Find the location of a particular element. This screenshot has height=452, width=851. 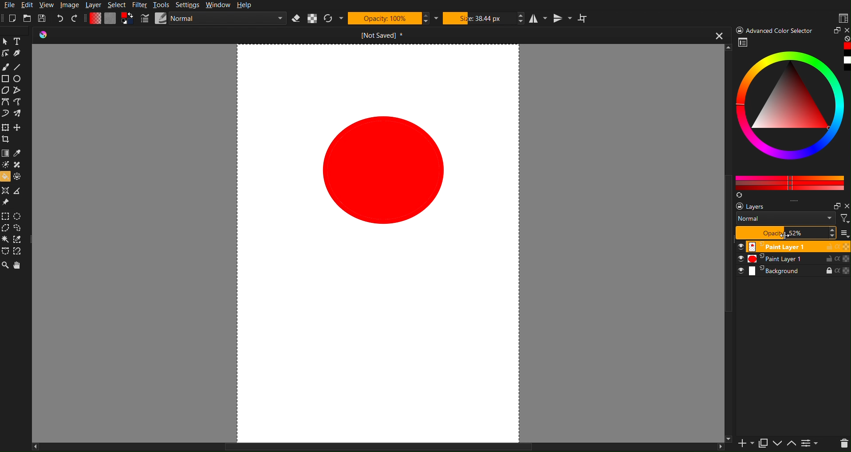

Vertical Scrollbar is located at coordinates (729, 354).